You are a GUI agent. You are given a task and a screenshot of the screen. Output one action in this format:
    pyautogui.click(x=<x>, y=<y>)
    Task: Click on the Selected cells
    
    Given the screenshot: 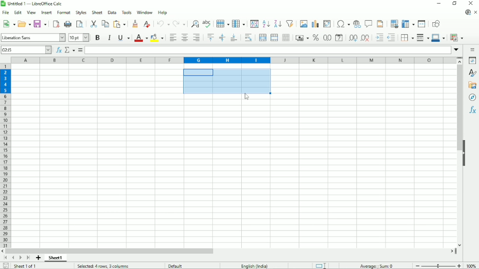 What is the action you would take?
    pyautogui.click(x=226, y=81)
    